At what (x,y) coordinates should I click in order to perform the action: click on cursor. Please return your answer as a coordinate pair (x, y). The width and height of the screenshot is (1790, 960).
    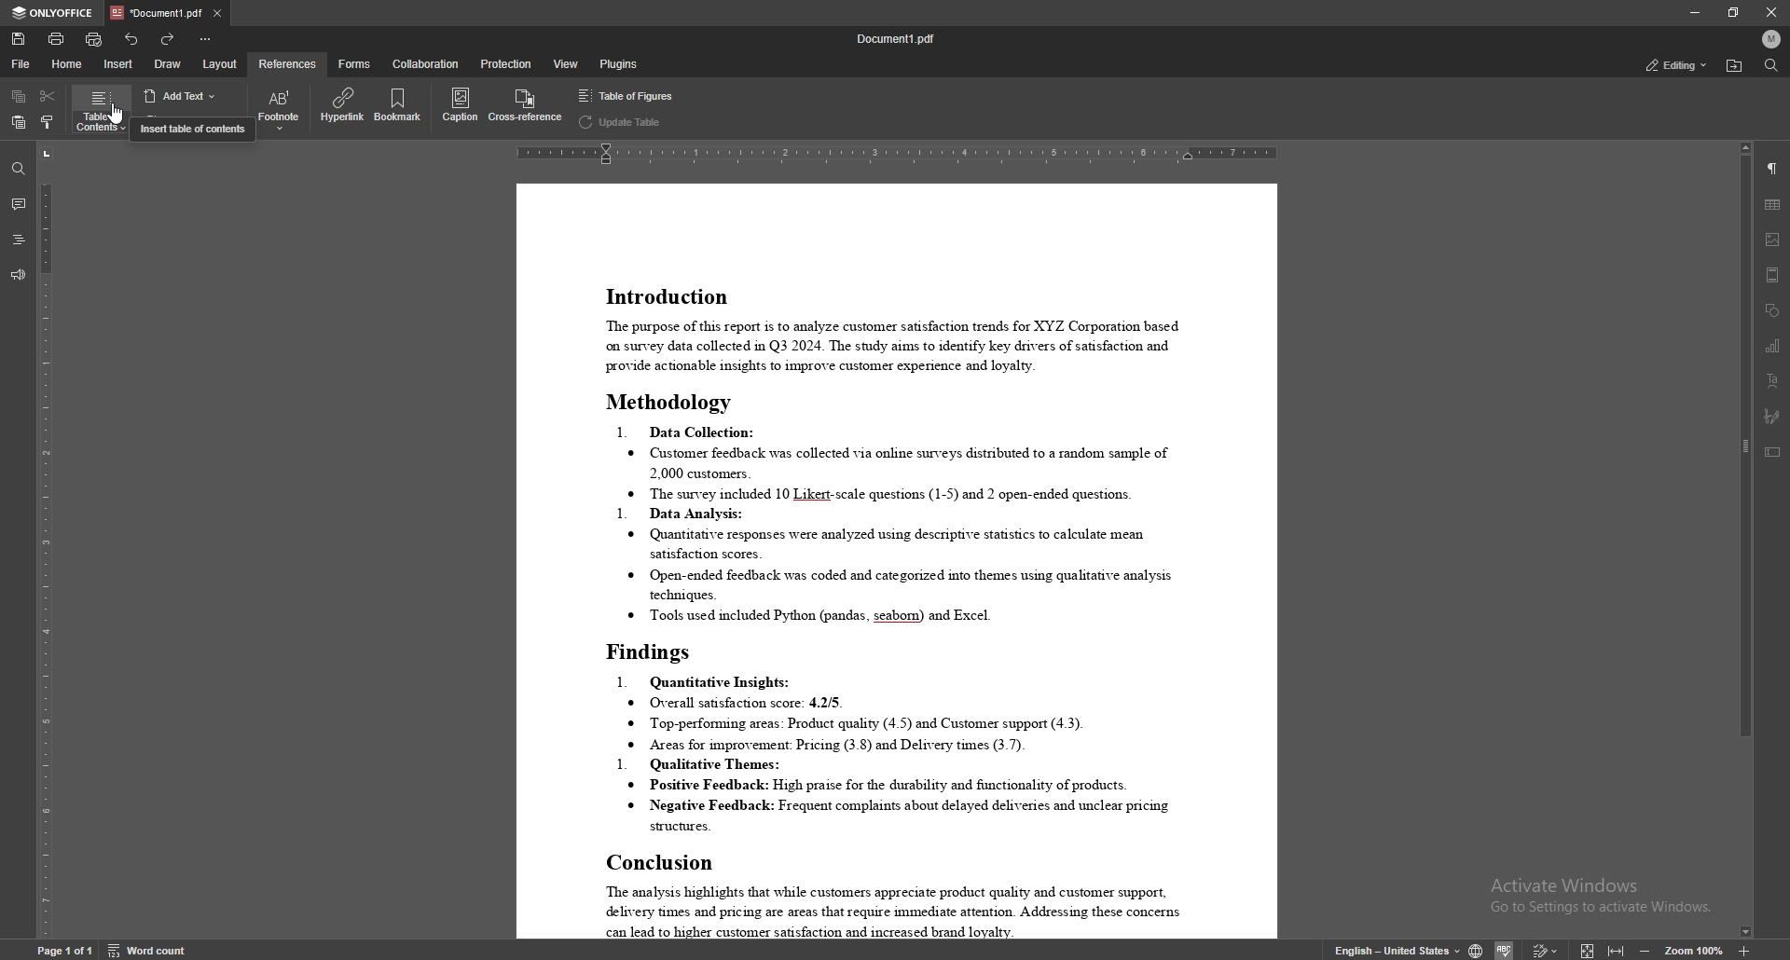
    Looking at the image, I should click on (116, 116).